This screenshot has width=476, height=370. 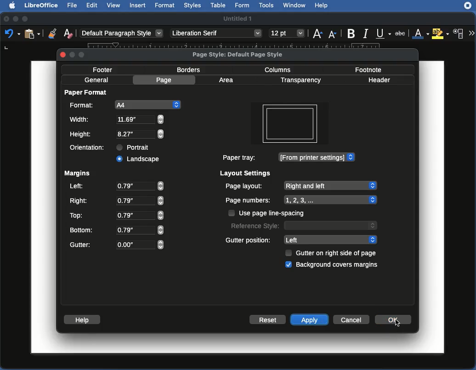 I want to click on Clicked, so click(x=138, y=159).